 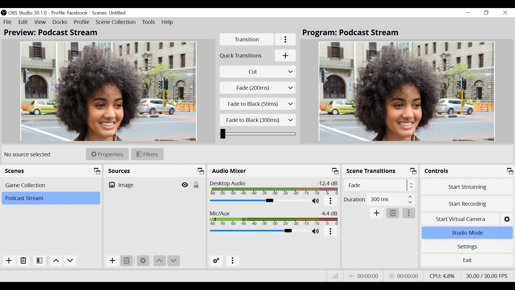 What do you see at coordinates (468, 13) in the screenshot?
I see `minimize` at bounding box center [468, 13].